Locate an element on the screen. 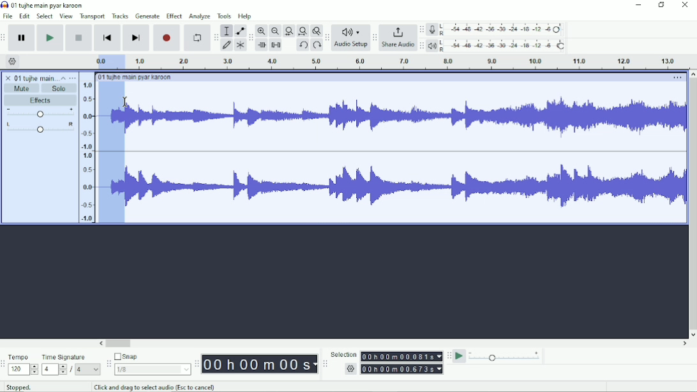 This screenshot has width=697, height=392. Redo is located at coordinates (317, 46).